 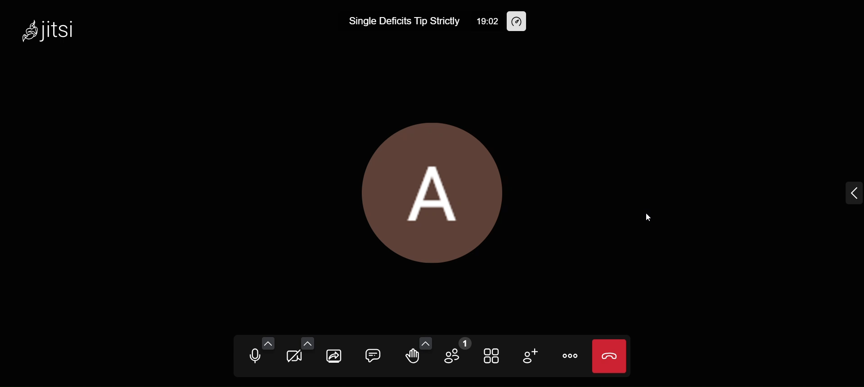 I want to click on raise hand, so click(x=412, y=356).